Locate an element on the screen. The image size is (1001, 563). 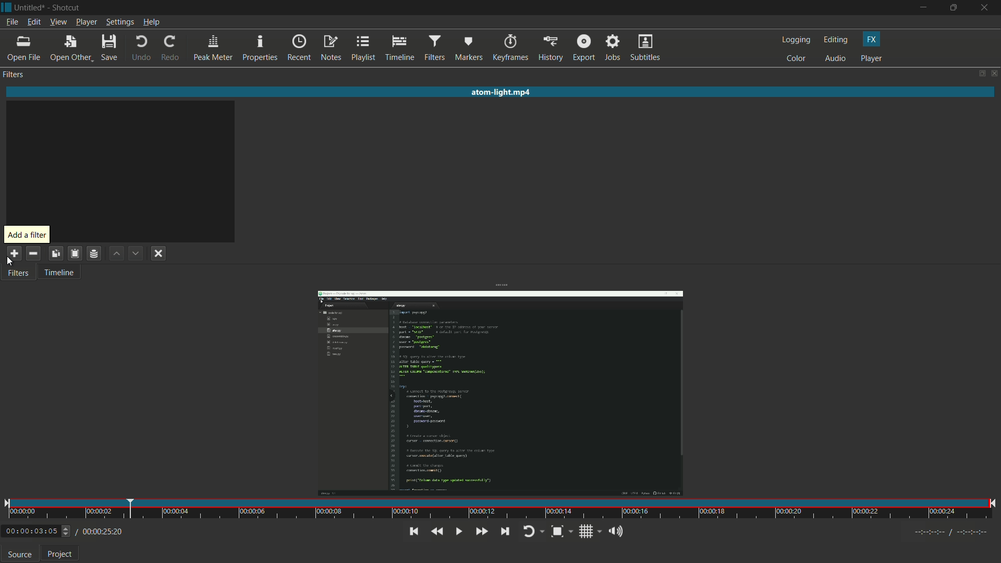
copy checked filters is located at coordinates (57, 254).